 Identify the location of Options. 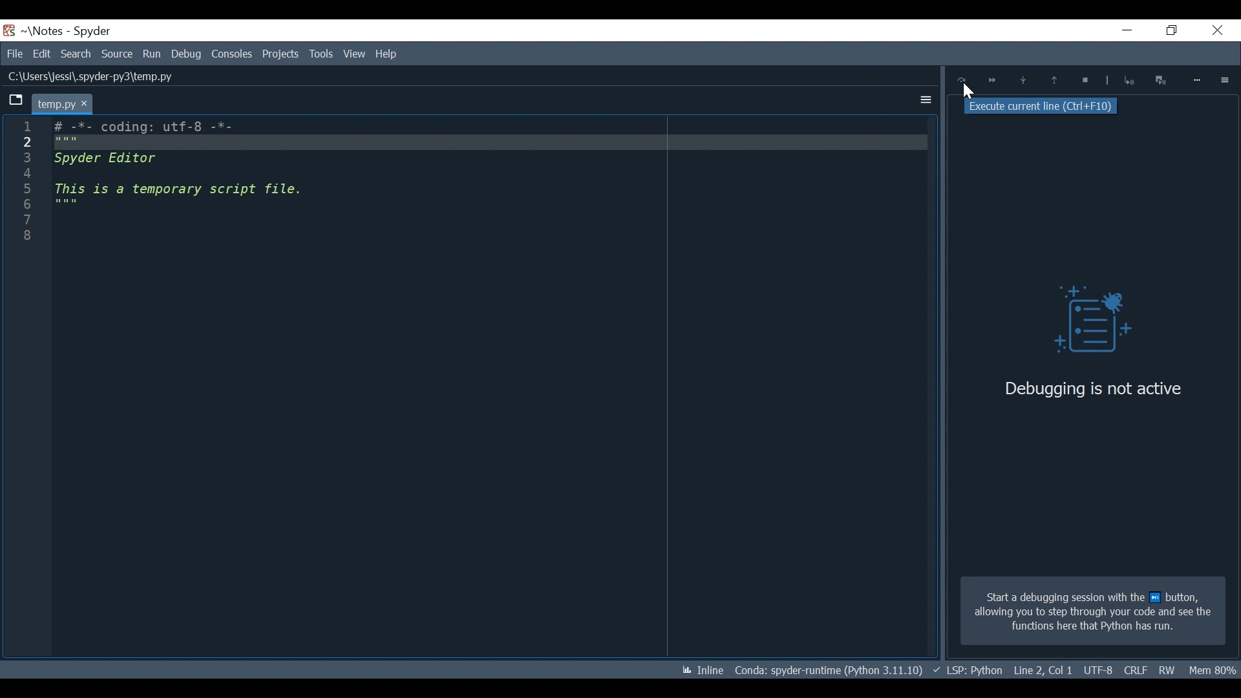
(1225, 79).